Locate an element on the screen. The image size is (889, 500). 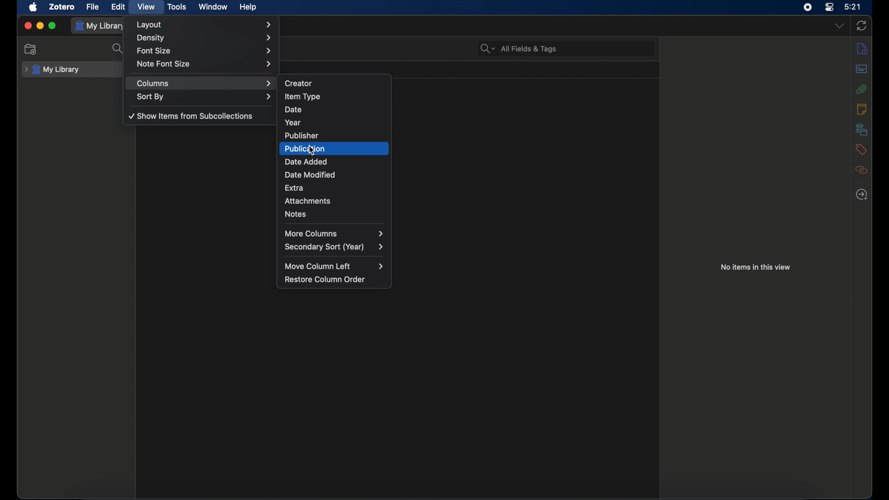
density is located at coordinates (205, 38).